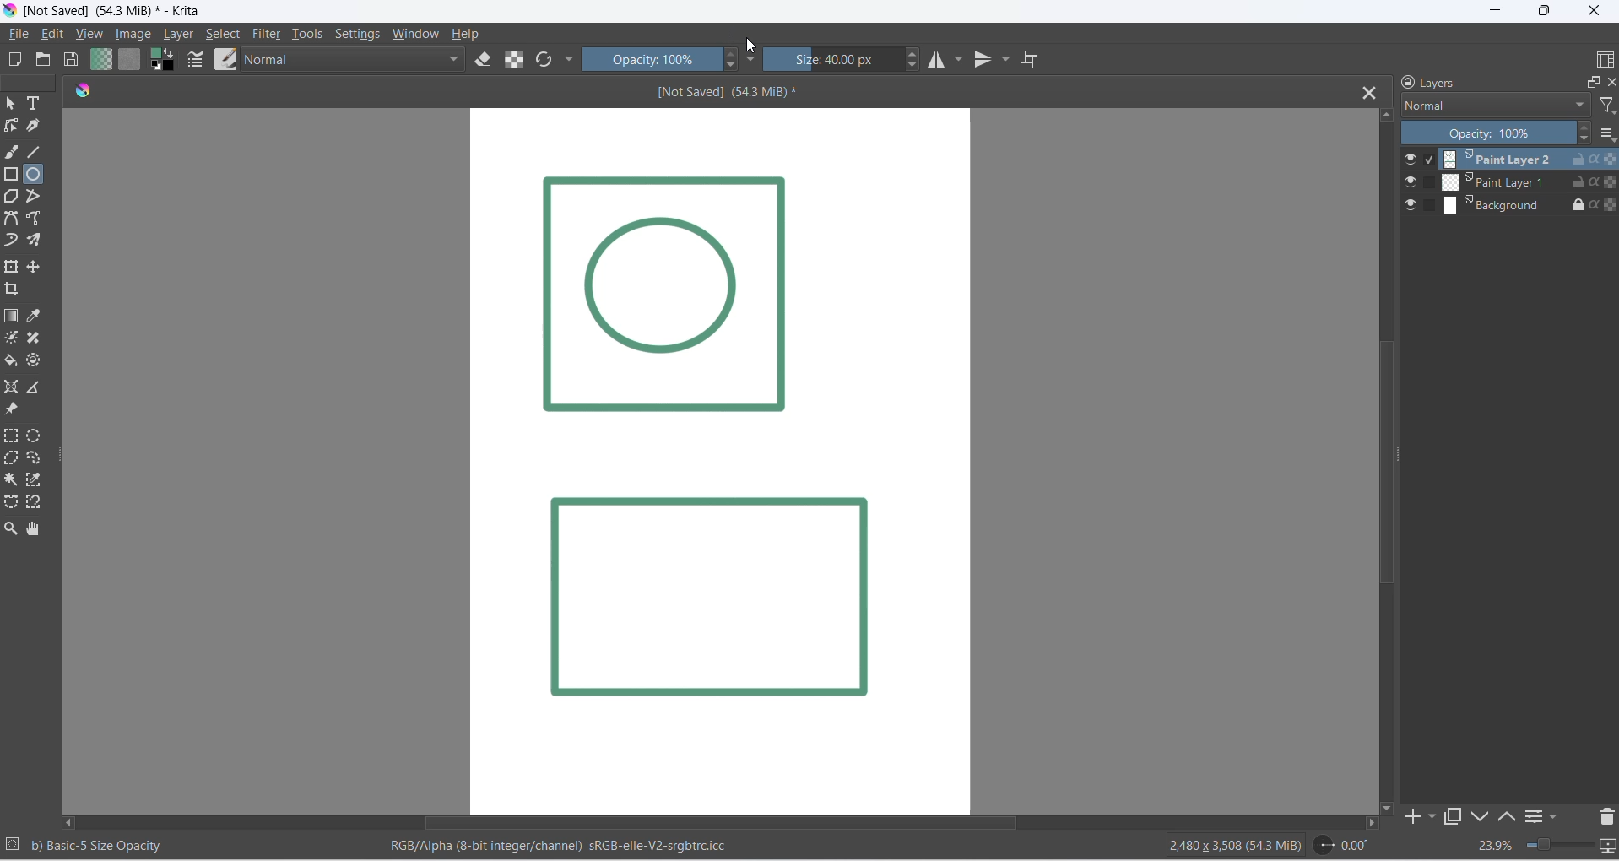 The image size is (1619, 861). Describe the element at coordinates (89, 35) in the screenshot. I see `view` at that location.